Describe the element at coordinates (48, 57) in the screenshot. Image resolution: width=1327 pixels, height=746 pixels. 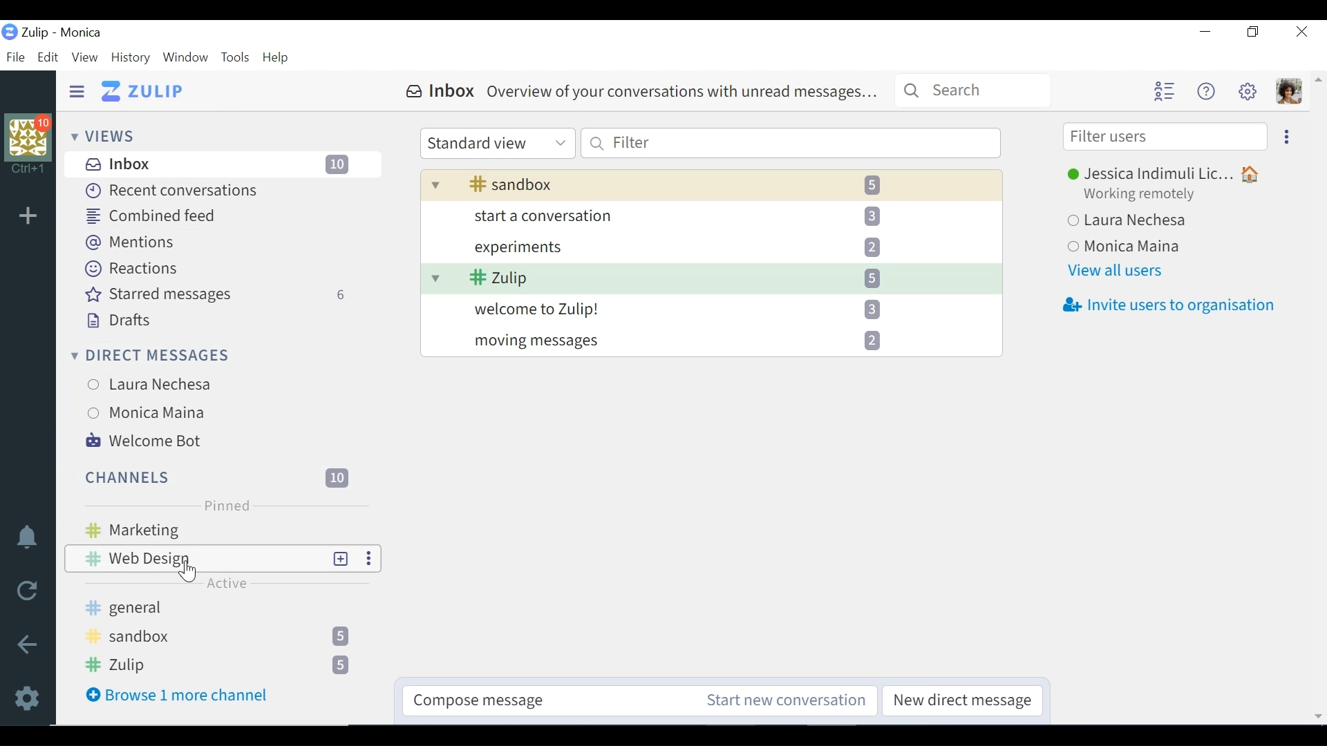
I see `Edit` at that location.